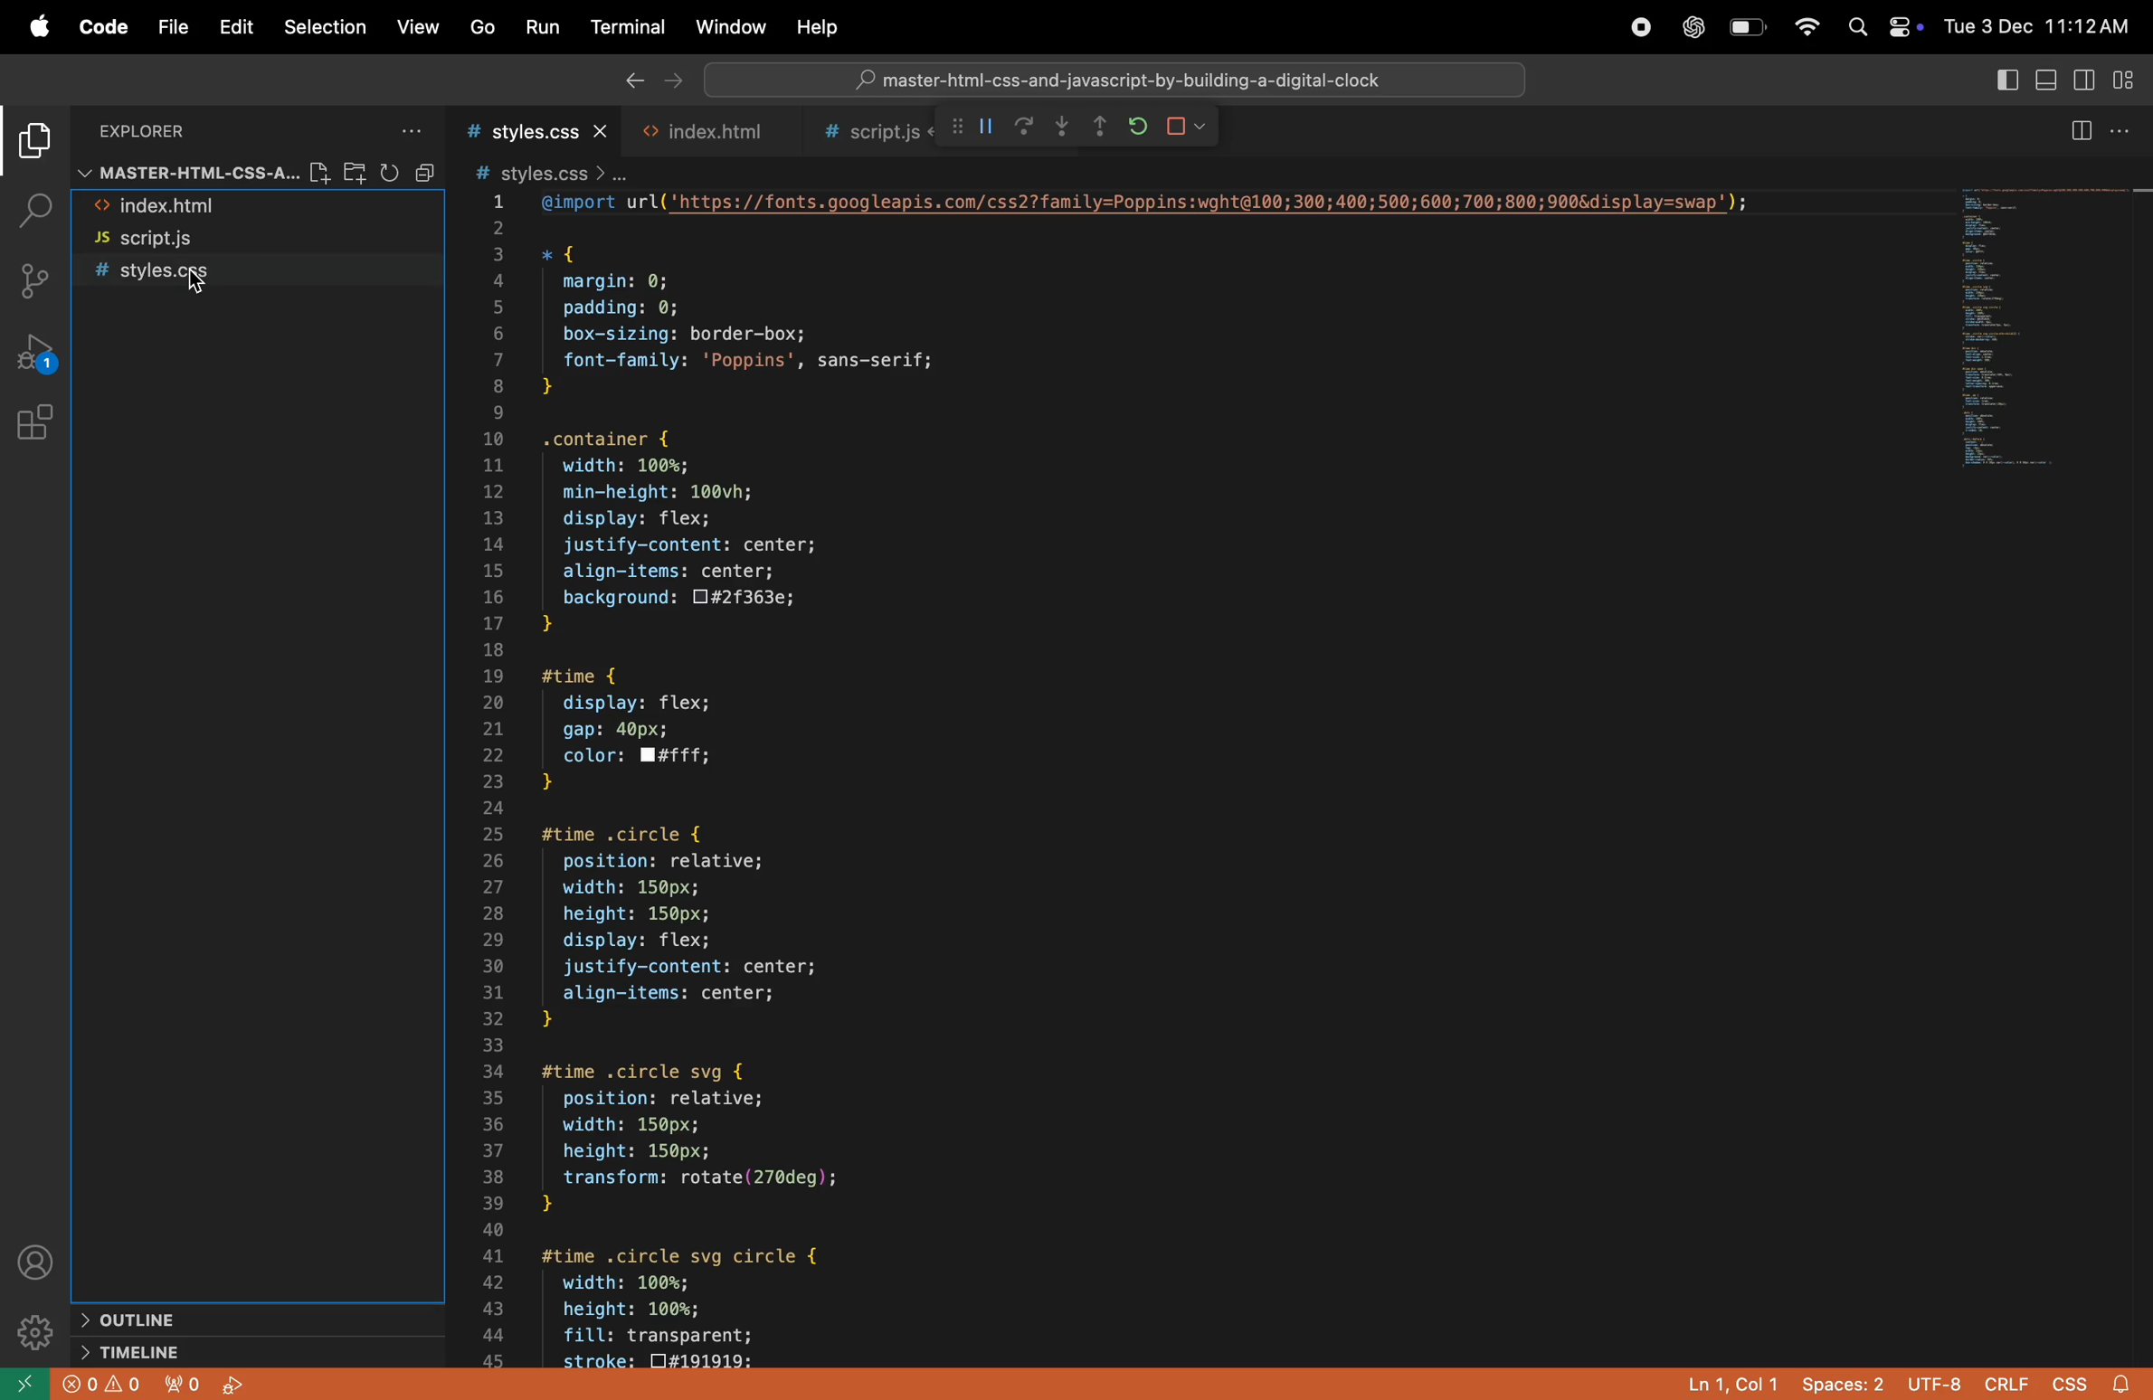  I want to click on script .js, so click(863, 131).